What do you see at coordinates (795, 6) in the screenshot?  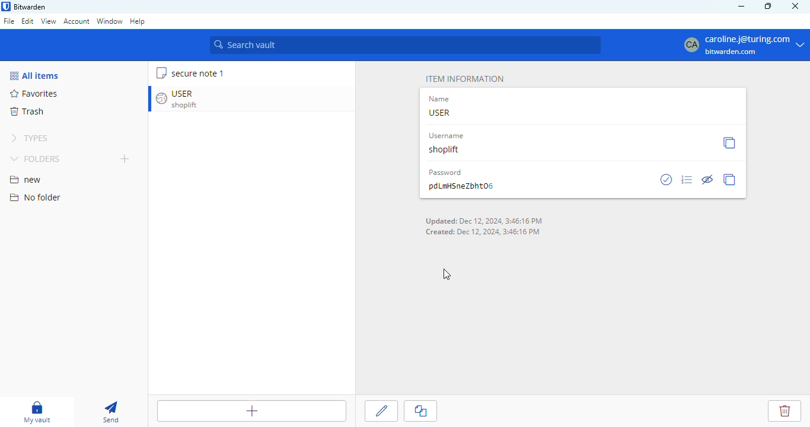 I see `close` at bounding box center [795, 6].